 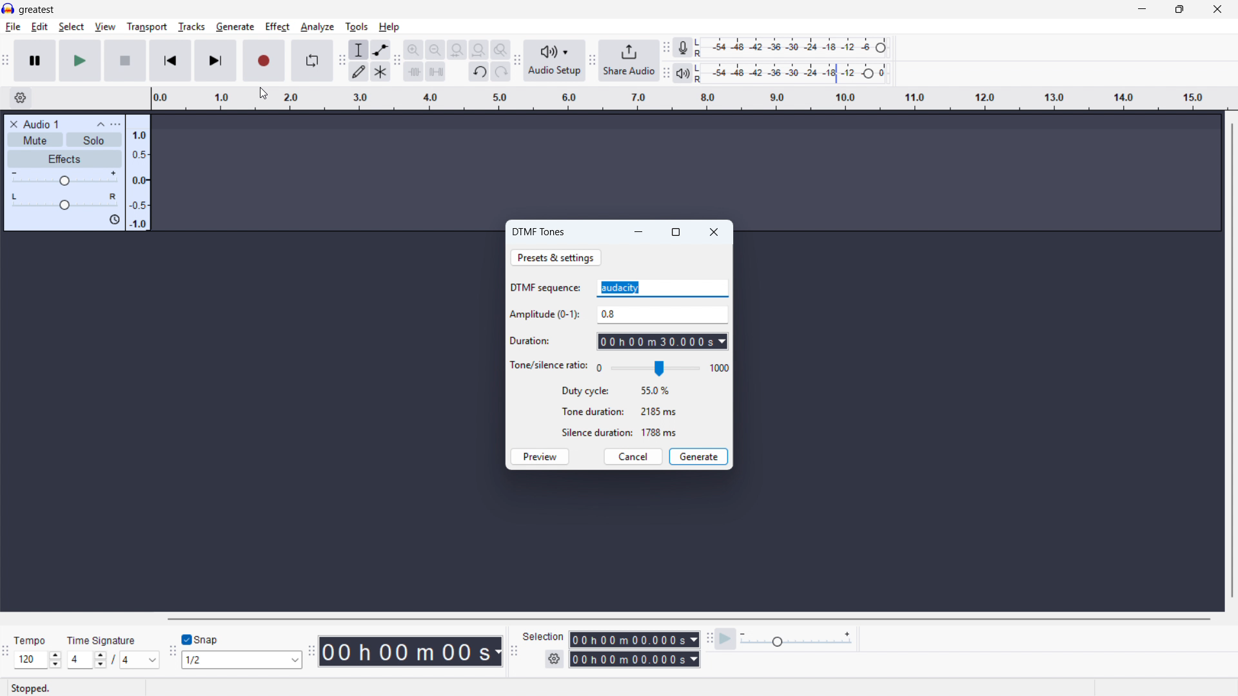 What do you see at coordinates (634, 658) in the screenshot?
I see `Selection end time` at bounding box center [634, 658].